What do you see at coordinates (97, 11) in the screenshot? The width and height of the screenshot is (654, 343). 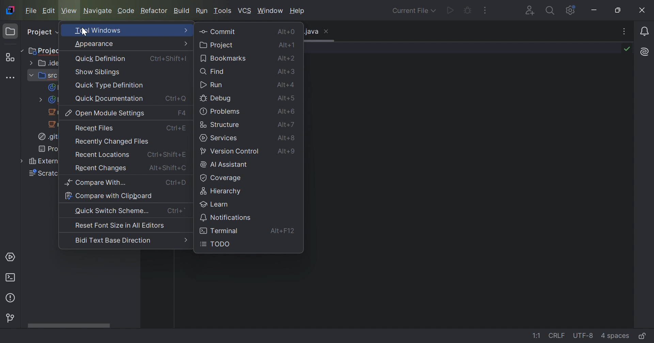 I see `Navigate` at bounding box center [97, 11].